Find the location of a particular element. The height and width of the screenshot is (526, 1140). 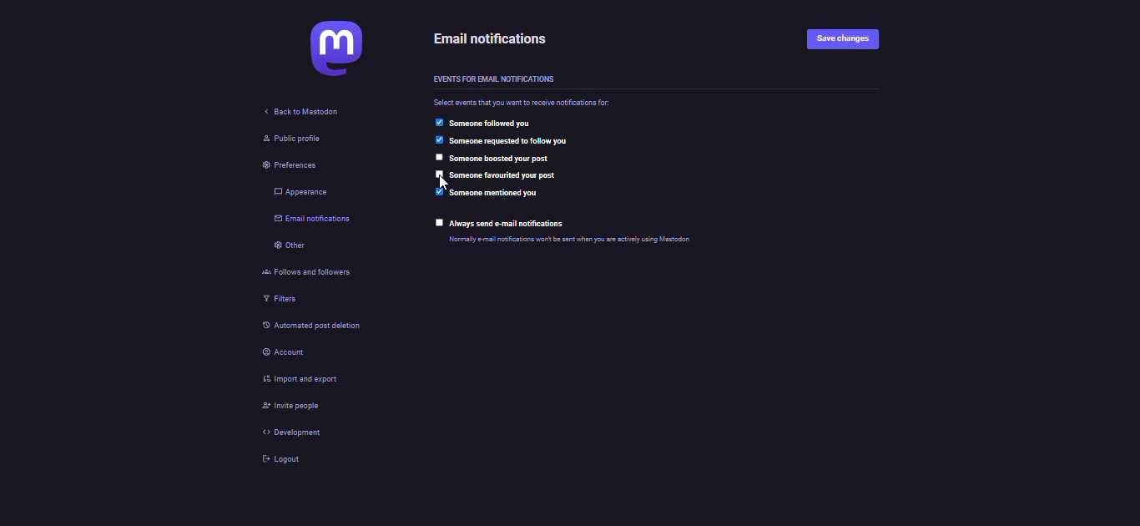

someone requested to follow you is located at coordinates (538, 141).